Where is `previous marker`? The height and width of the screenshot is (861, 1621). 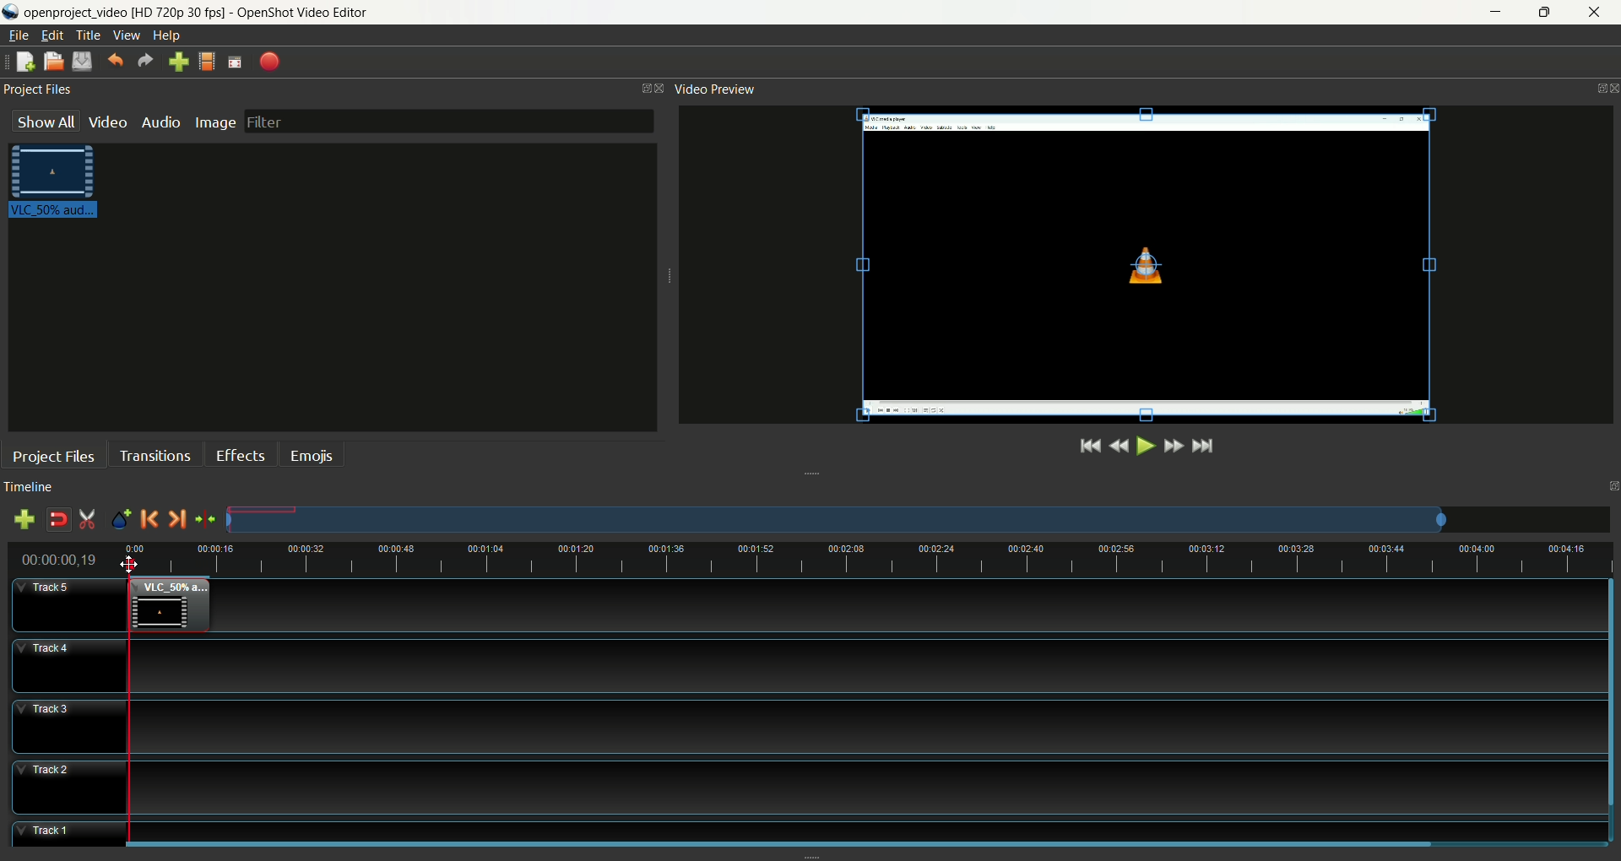 previous marker is located at coordinates (149, 519).